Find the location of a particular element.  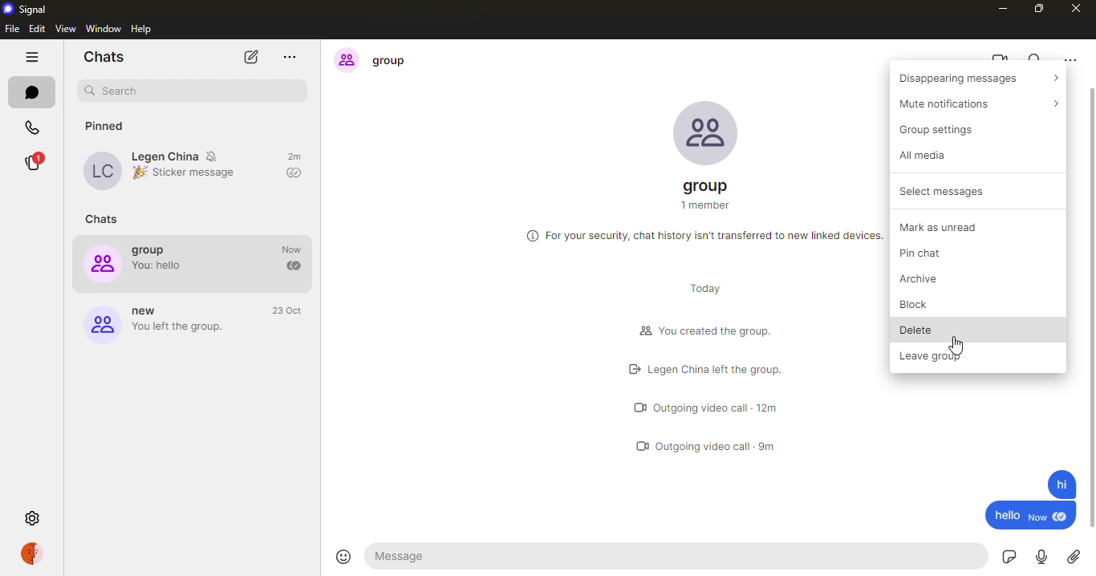

mute is located at coordinates (972, 103).